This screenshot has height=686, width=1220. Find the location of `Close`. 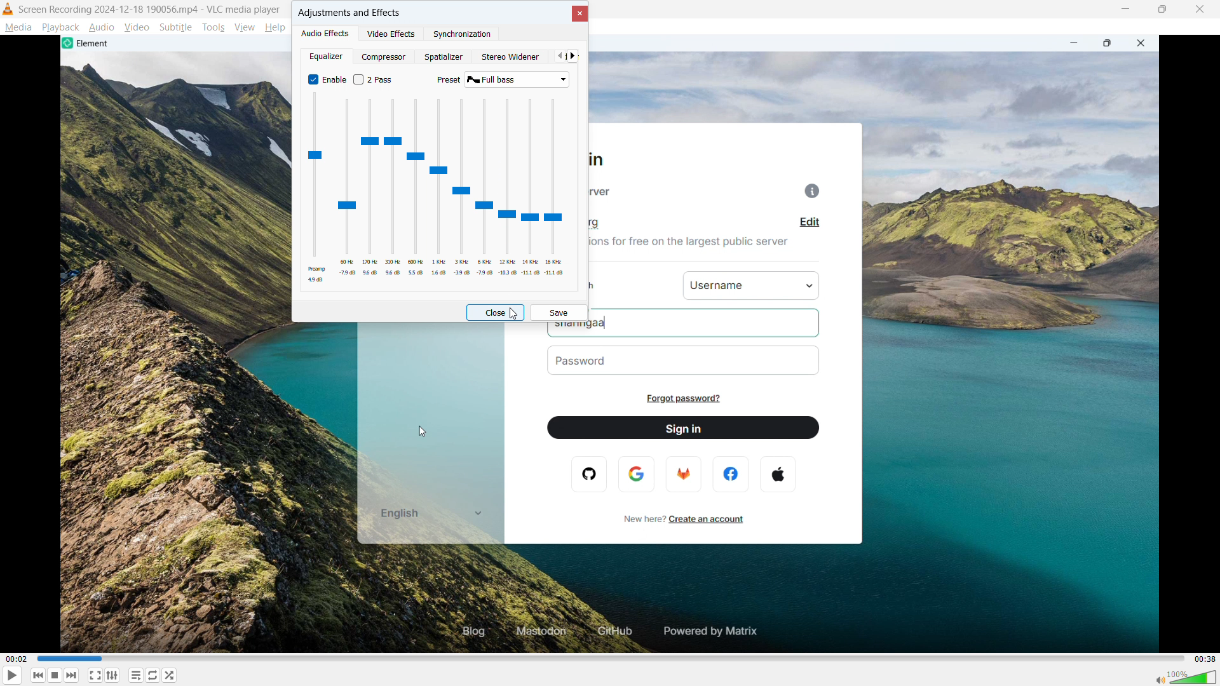

Close is located at coordinates (581, 13).